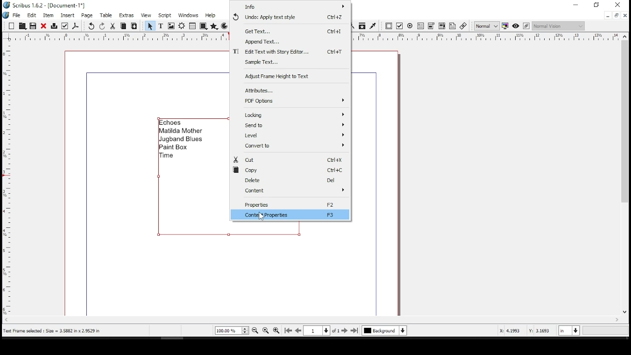 Image resolution: width=631 pixels, height=355 pixels. What do you see at coordinates (345, 330) in the screenshot?
I see `next page` at bounding box center [345, 330].